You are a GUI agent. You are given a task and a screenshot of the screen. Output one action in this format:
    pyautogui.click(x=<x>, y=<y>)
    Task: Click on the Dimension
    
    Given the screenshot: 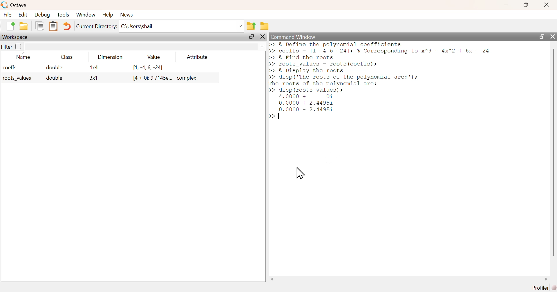 What is the action you would take?
    pyautogui.click(x=108, y=57)
    